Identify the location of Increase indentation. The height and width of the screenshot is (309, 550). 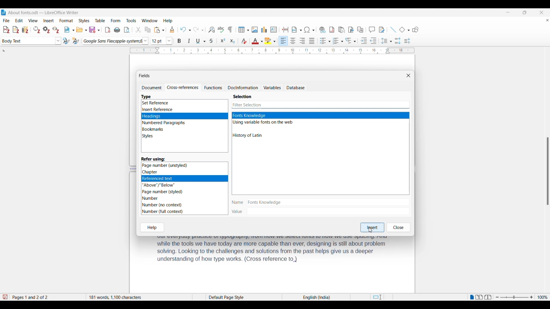
(364, 41).